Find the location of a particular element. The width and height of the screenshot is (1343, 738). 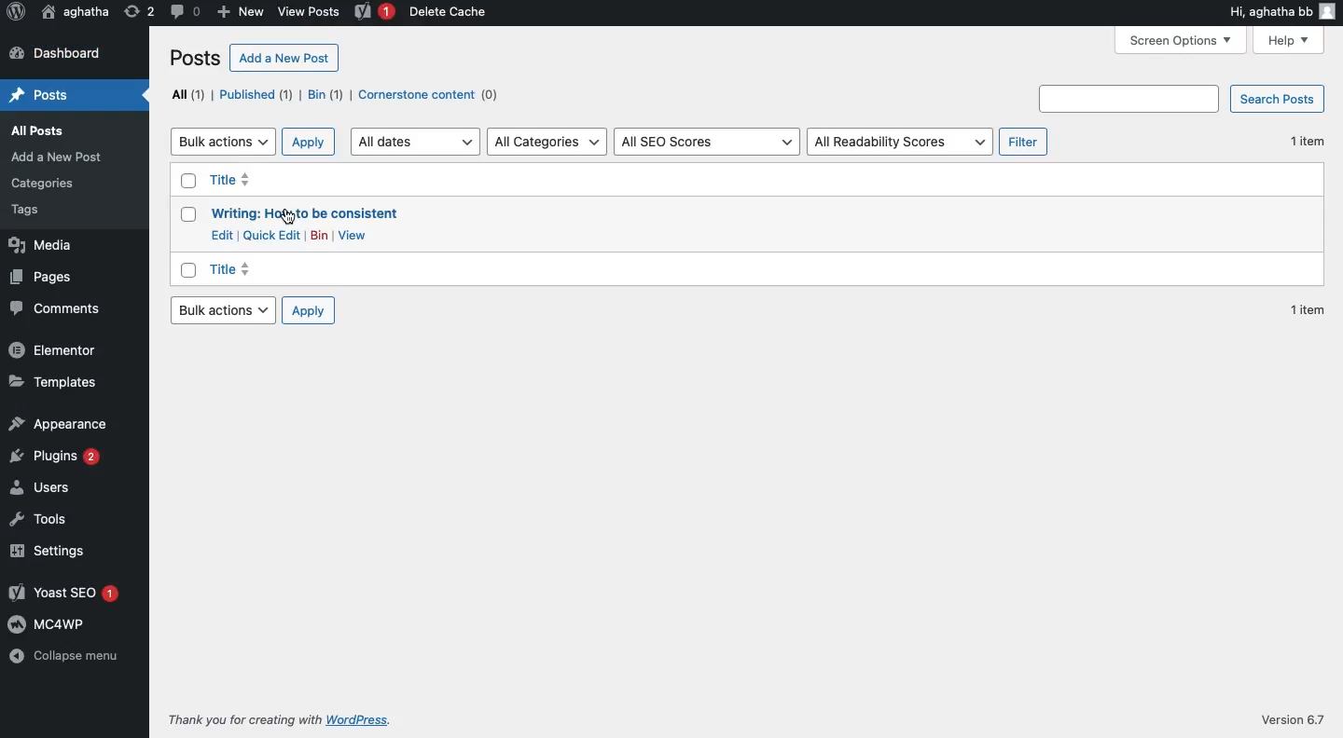

Quick Edit is located at coordinates (273, 236).